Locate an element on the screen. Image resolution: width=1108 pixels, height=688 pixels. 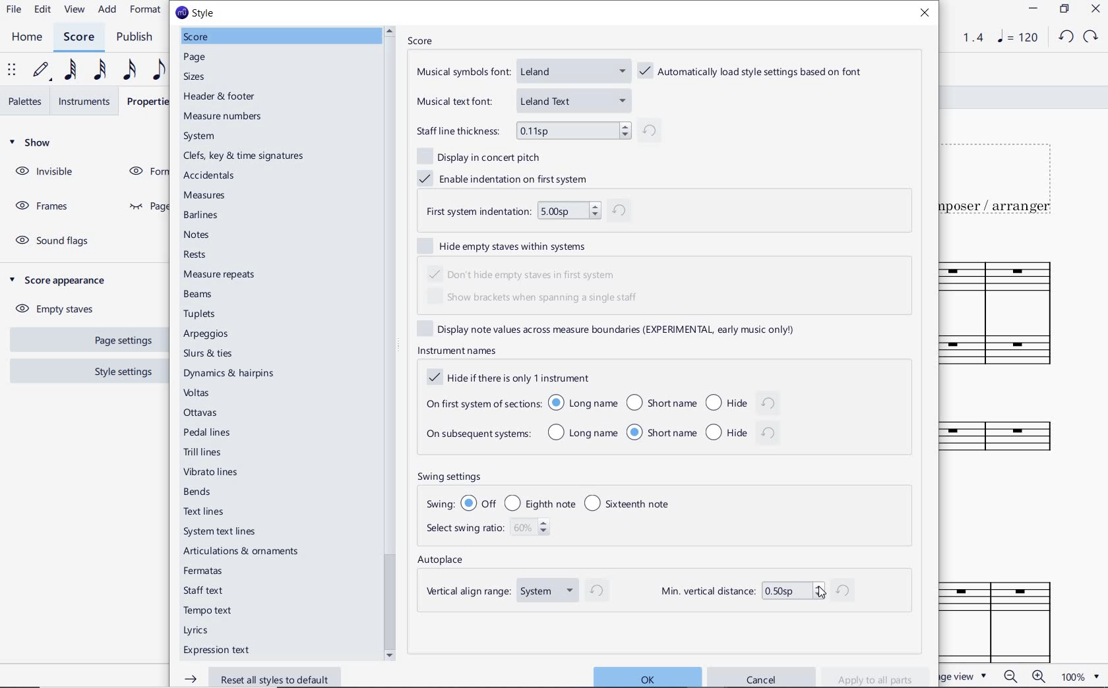
NOTE is located at coordinates (1017, 38).